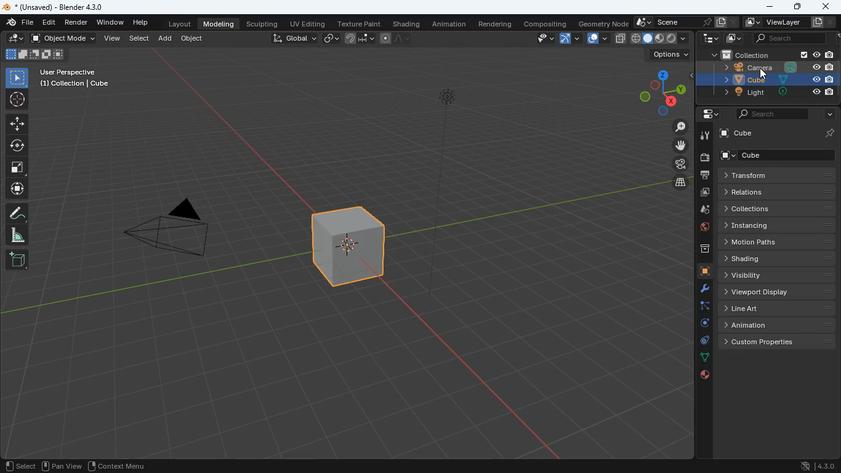  I want to click on animation, so click(780, 325).